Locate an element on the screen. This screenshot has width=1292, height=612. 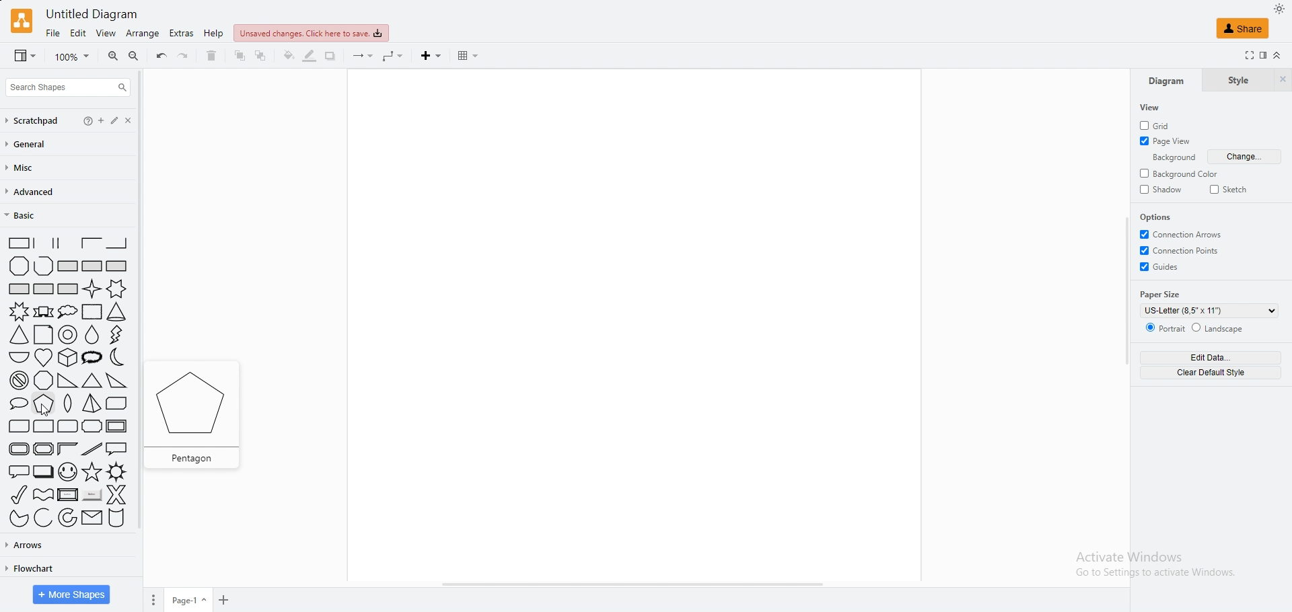
view is located at coordinates (106, 34).